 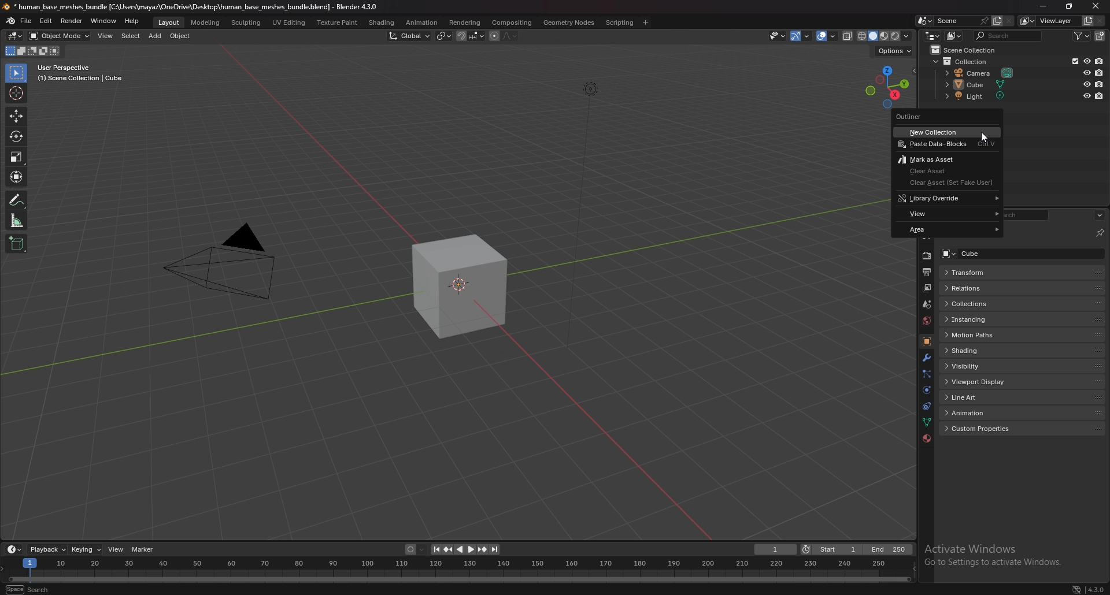 What do you see at coordinates (620, 23) in the screenshot?
I see `scripting` at bounding box center [620, 23].